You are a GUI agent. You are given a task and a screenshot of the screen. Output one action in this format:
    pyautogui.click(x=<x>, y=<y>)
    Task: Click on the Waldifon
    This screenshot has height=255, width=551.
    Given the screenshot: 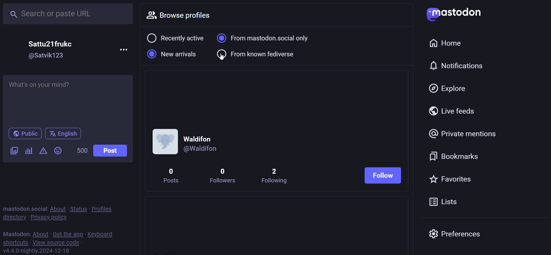 What is the action you would take?
    pyautogui.click(x=201, y=137)
    